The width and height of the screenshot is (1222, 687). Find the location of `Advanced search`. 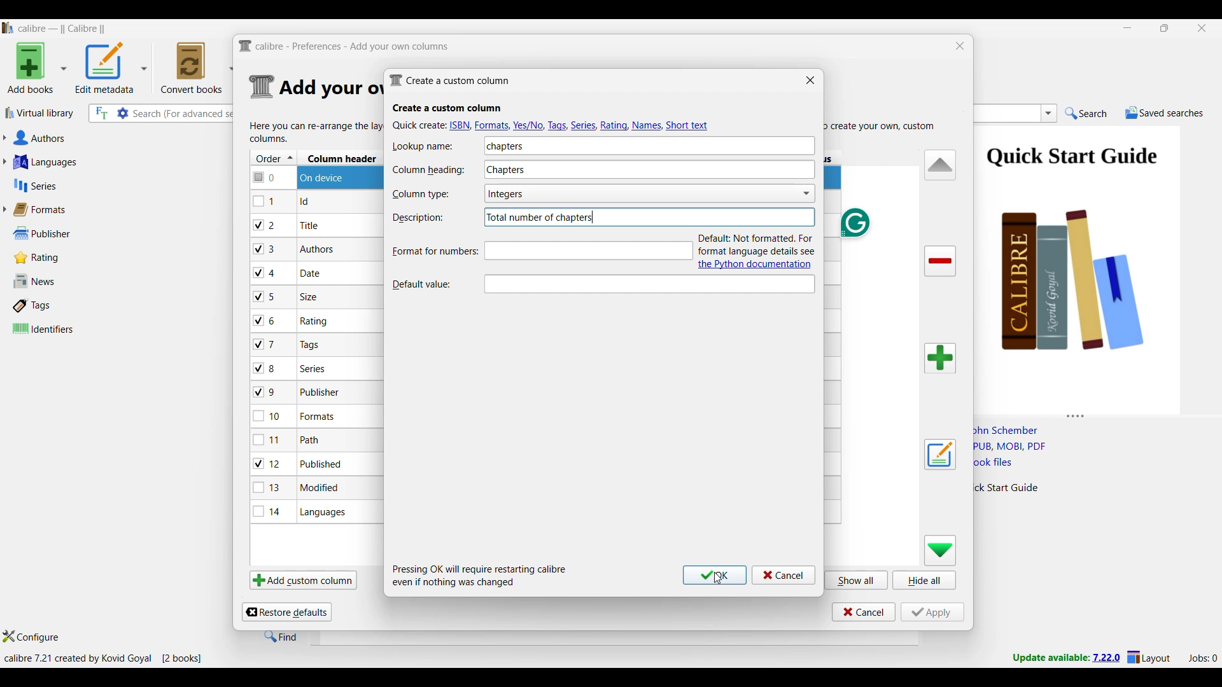

Advanced search is located at coordinates (123, 113).